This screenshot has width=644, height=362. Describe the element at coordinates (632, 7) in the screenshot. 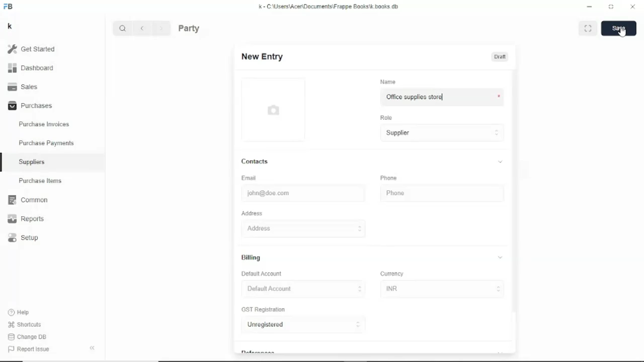

I see `Close` at that location.